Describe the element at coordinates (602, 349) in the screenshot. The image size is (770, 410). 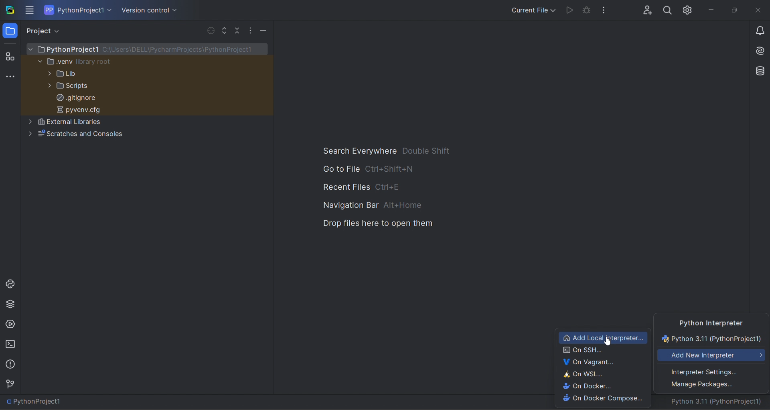
I see `ssh` at that location.